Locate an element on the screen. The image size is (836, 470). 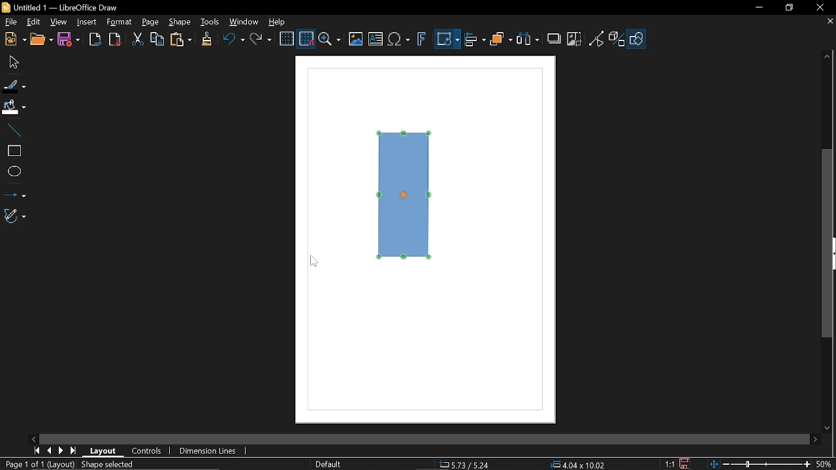
Minimize is located at coordinates (757, 8).